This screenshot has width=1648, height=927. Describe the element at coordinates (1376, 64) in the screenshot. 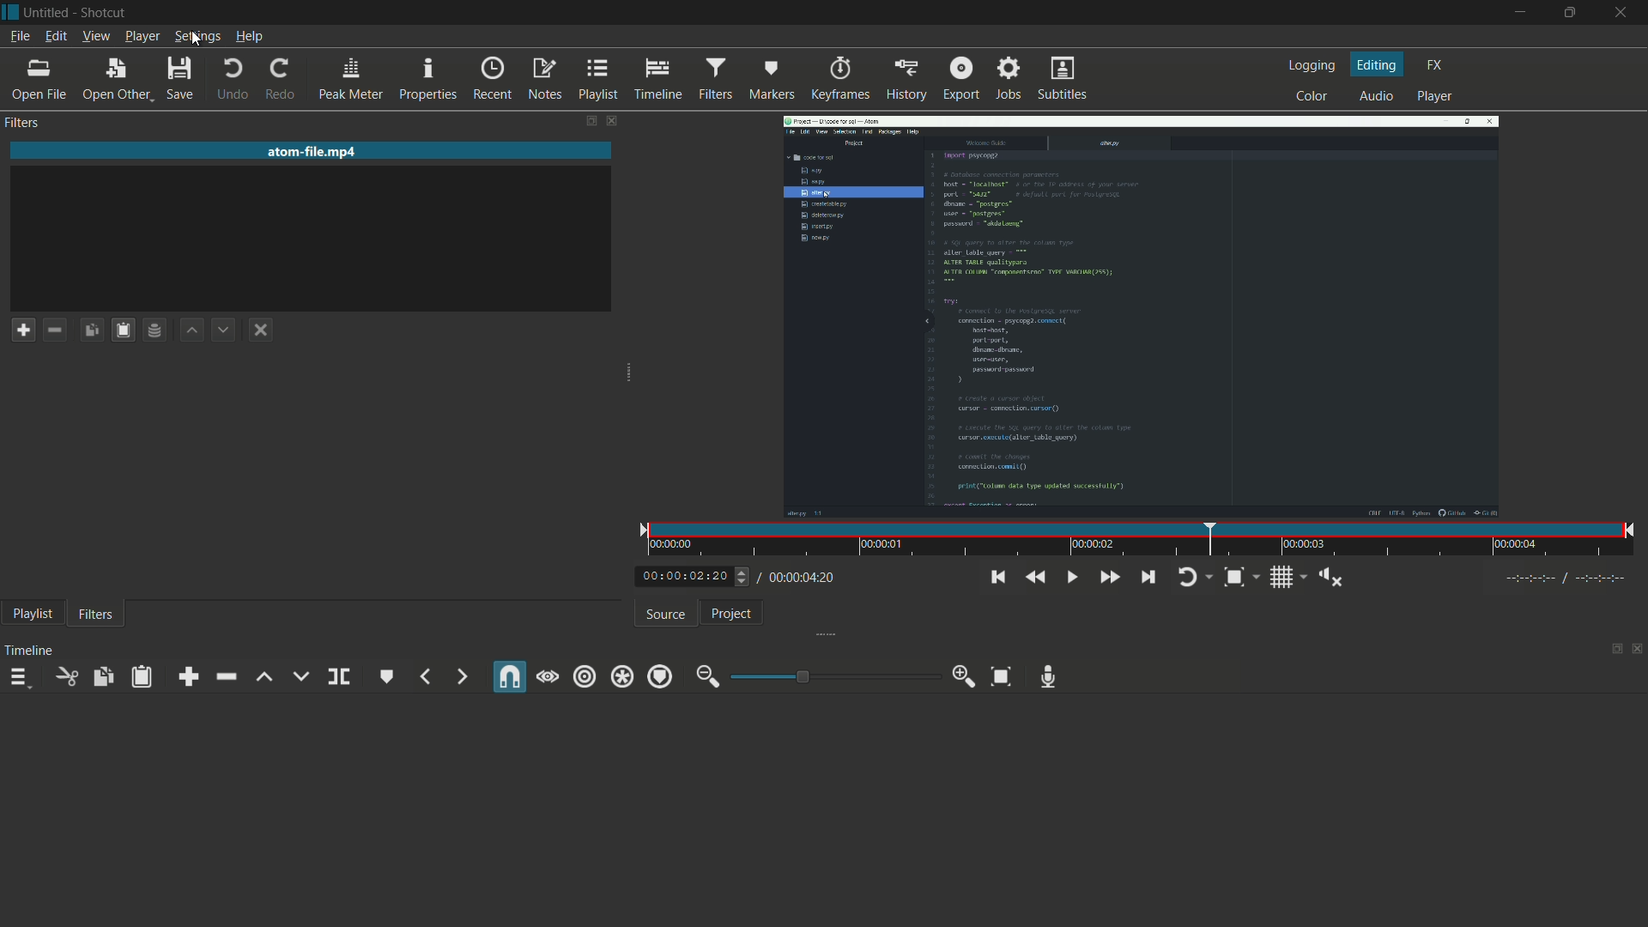

I see `editing` at that location.